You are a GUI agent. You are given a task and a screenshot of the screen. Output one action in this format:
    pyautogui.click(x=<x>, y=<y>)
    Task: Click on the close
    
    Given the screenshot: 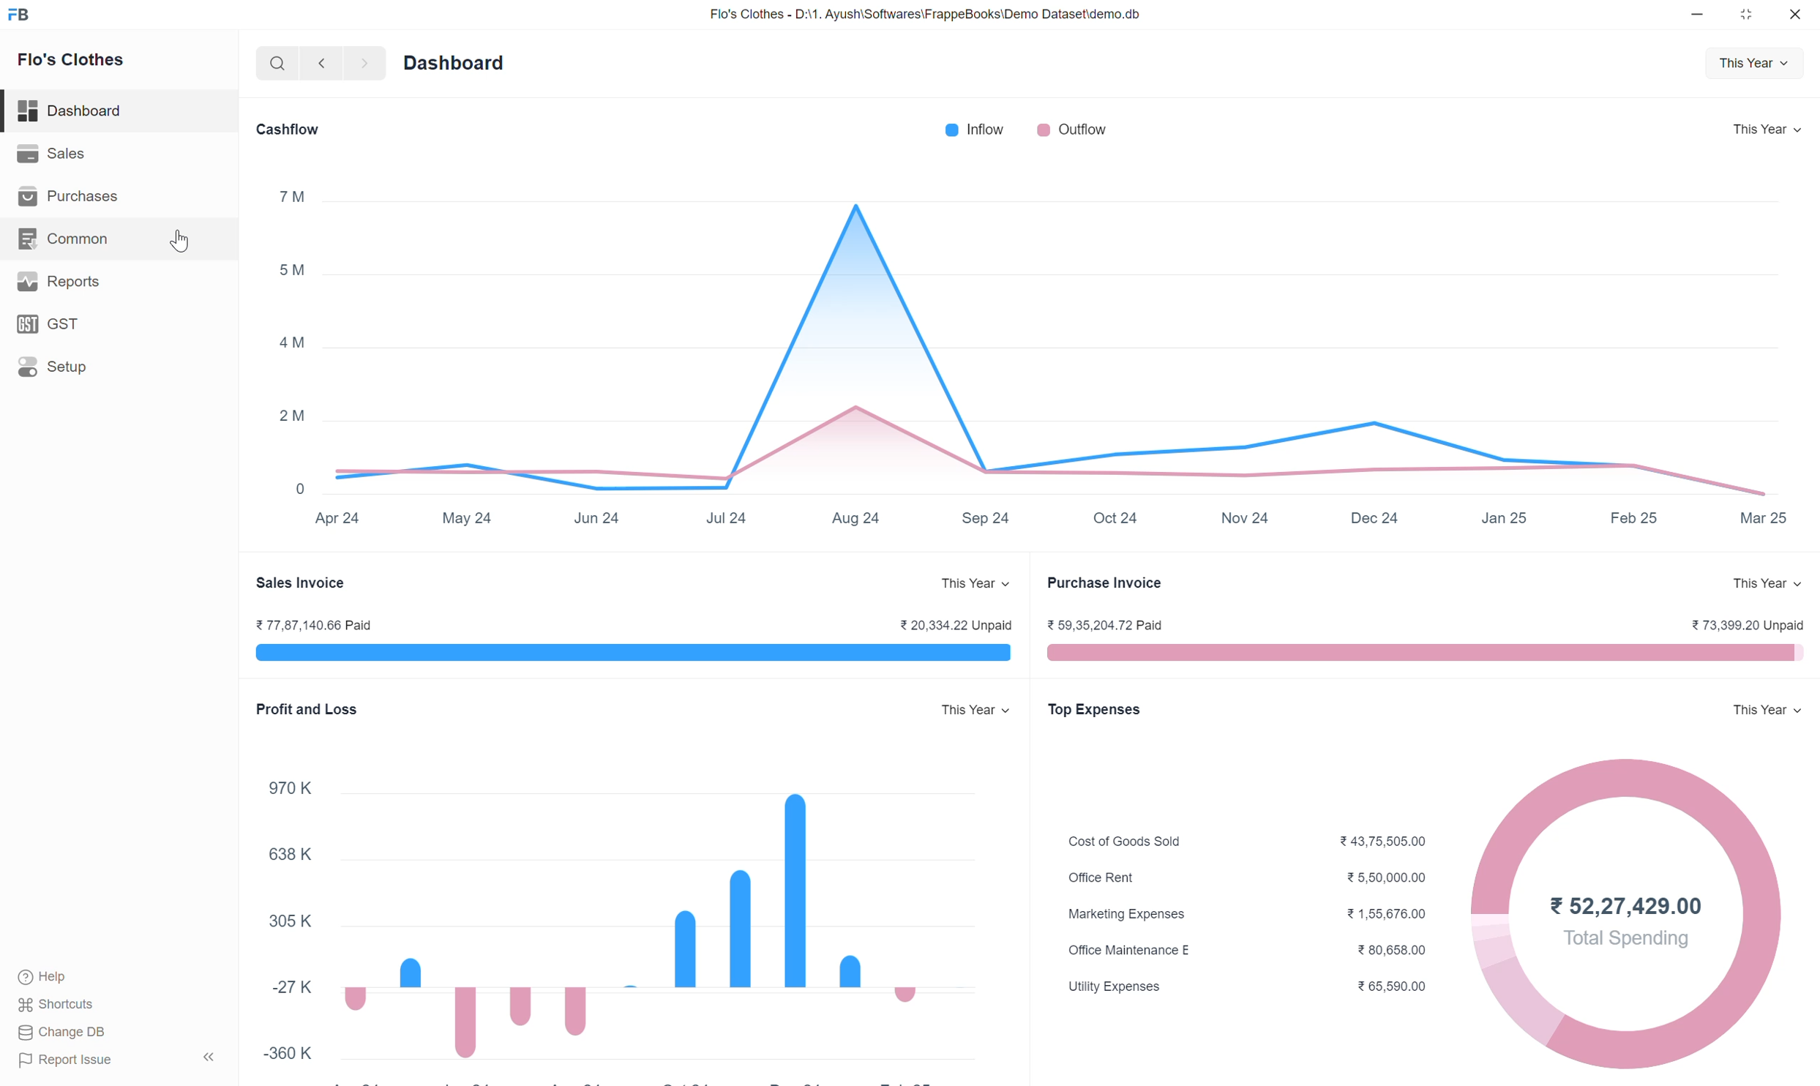 What is the action you would take?
    pyautogui.click(x=1797, y=16)
    